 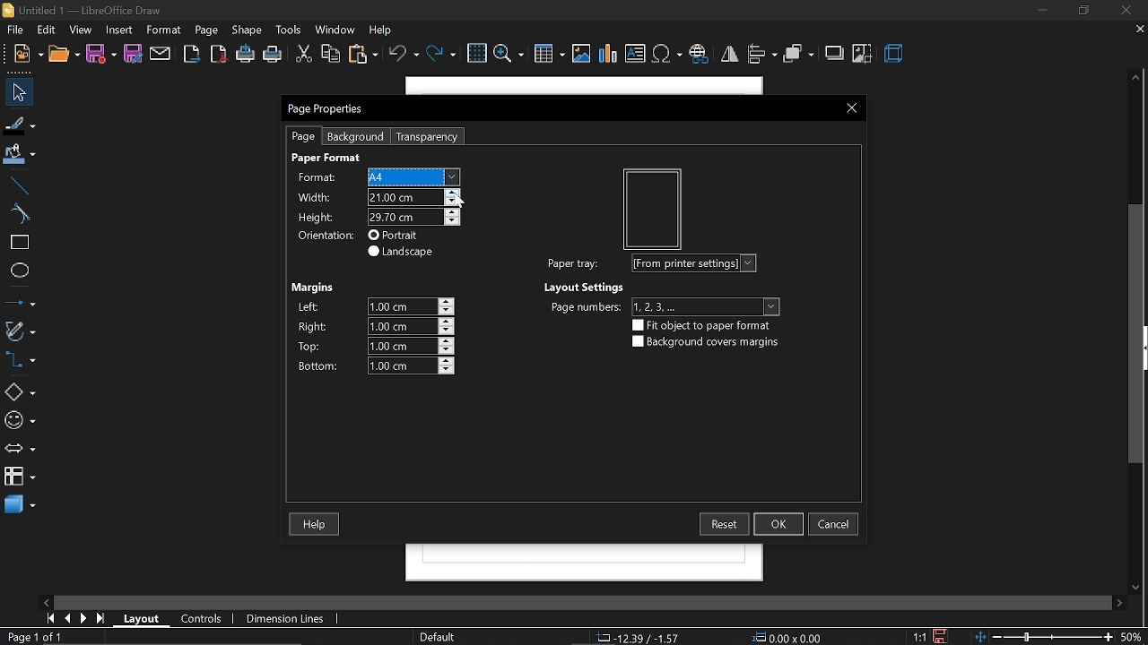 What do you see at coordinates (393, 235) in the screenshot?
I see `portrait` at bounding box center [393, 235].